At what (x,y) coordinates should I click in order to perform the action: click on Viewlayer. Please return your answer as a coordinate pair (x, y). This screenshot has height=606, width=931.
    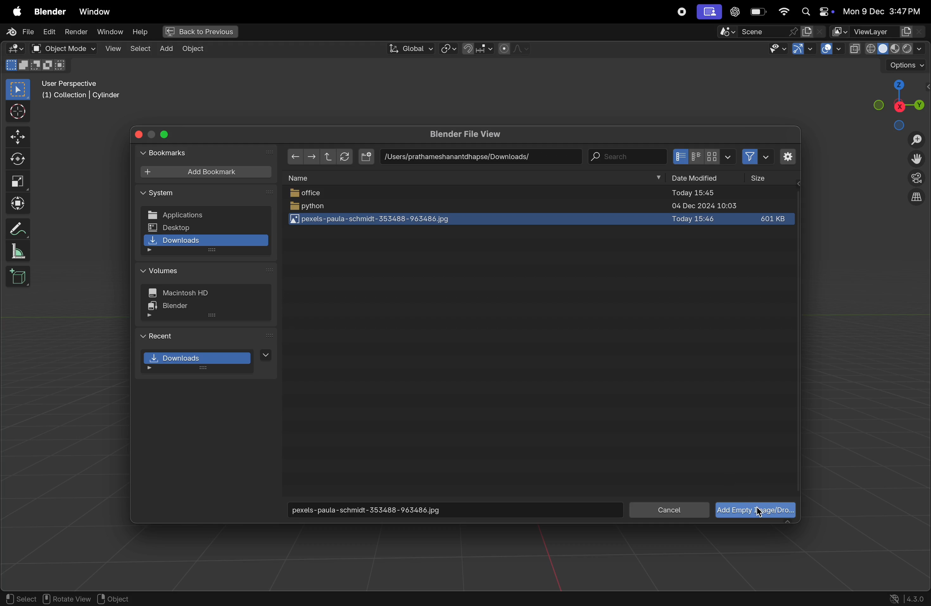
    Looking at the image, I should click on (879, 32).